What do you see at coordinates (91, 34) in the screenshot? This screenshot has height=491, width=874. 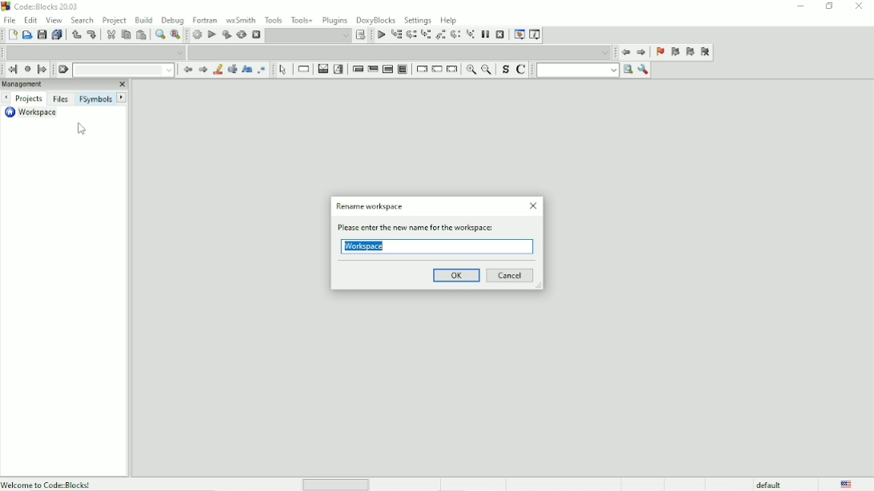 I see `Redo` at bounding box center [91, 34].